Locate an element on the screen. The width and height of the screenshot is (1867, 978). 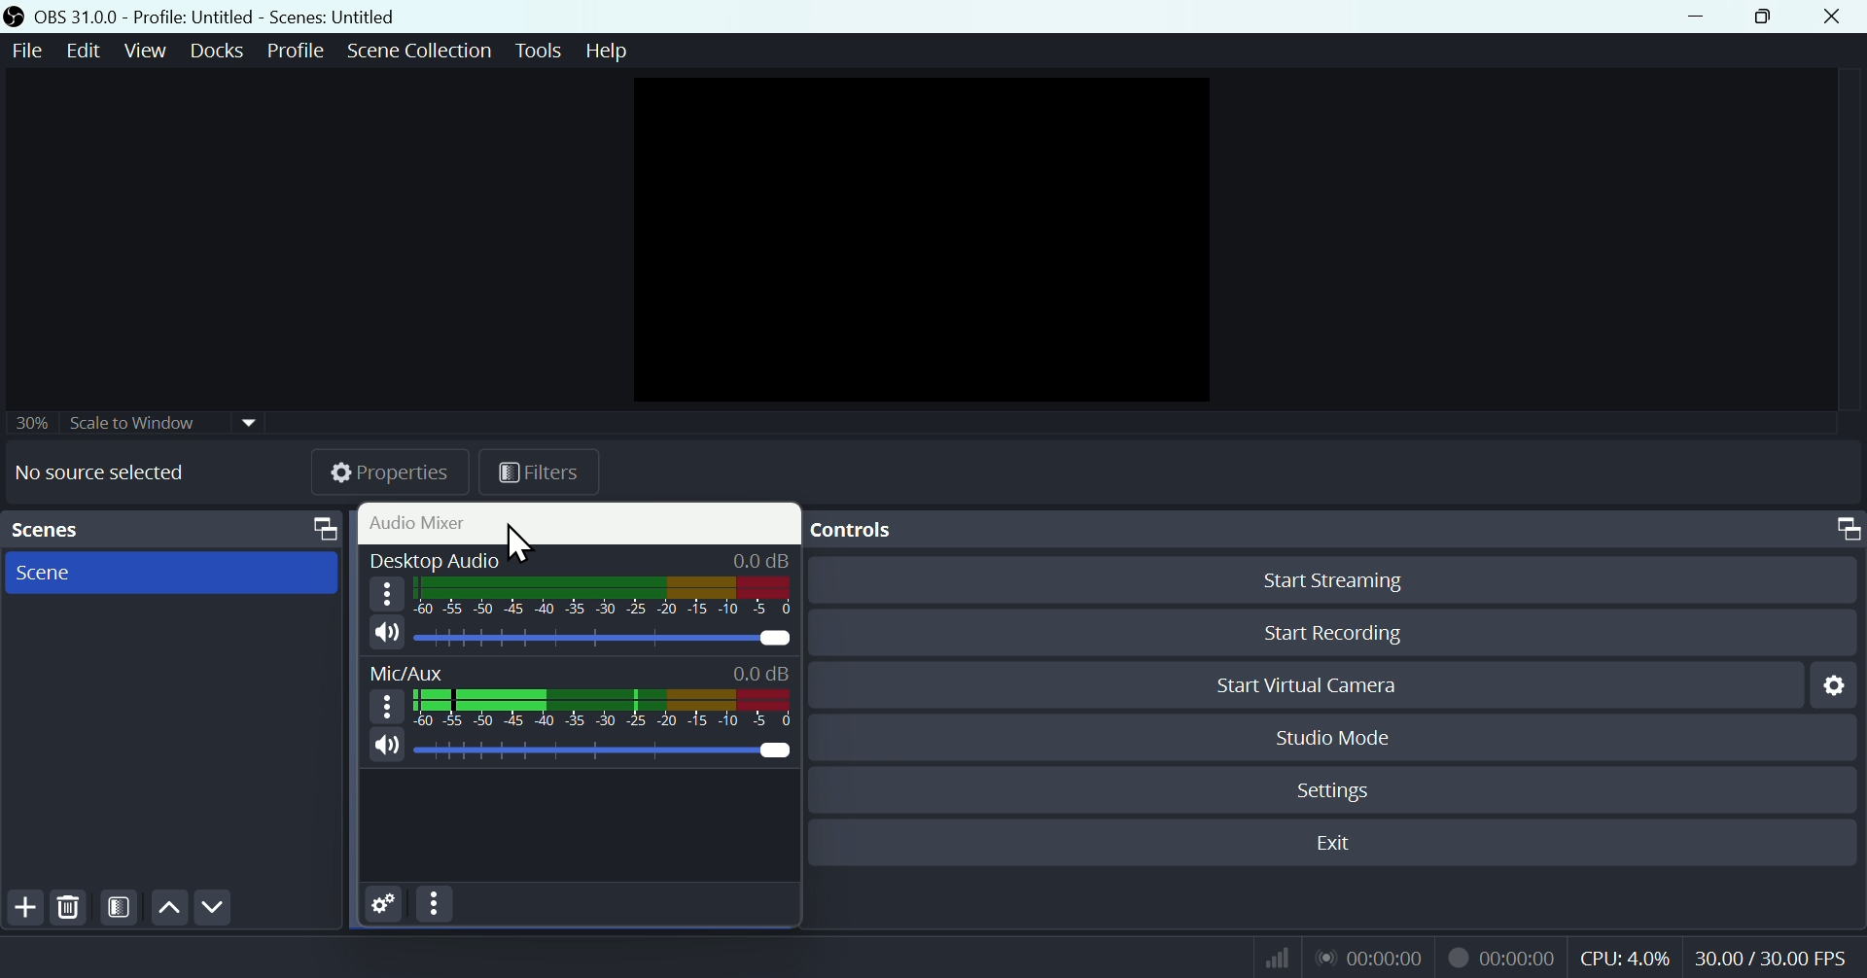
Properties is located at coordinates (388, 475).